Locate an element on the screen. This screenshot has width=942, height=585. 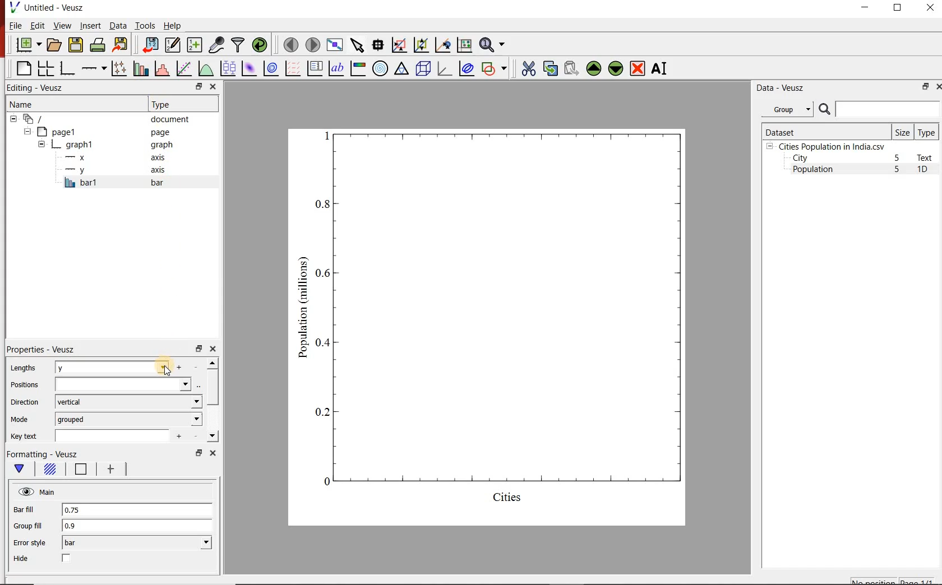
blank page is located at coordinates (22, 69).